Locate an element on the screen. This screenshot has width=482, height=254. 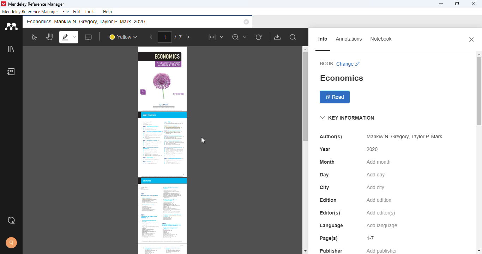
author(s) is located at coordinates (331, 137).